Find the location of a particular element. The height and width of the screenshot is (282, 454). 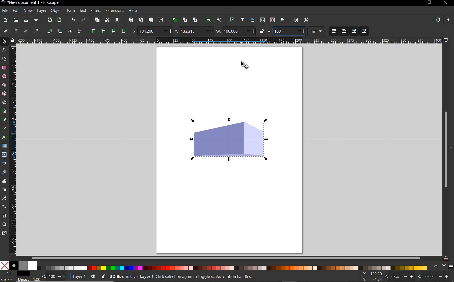

raise selection is located at coordinates (93, 32).